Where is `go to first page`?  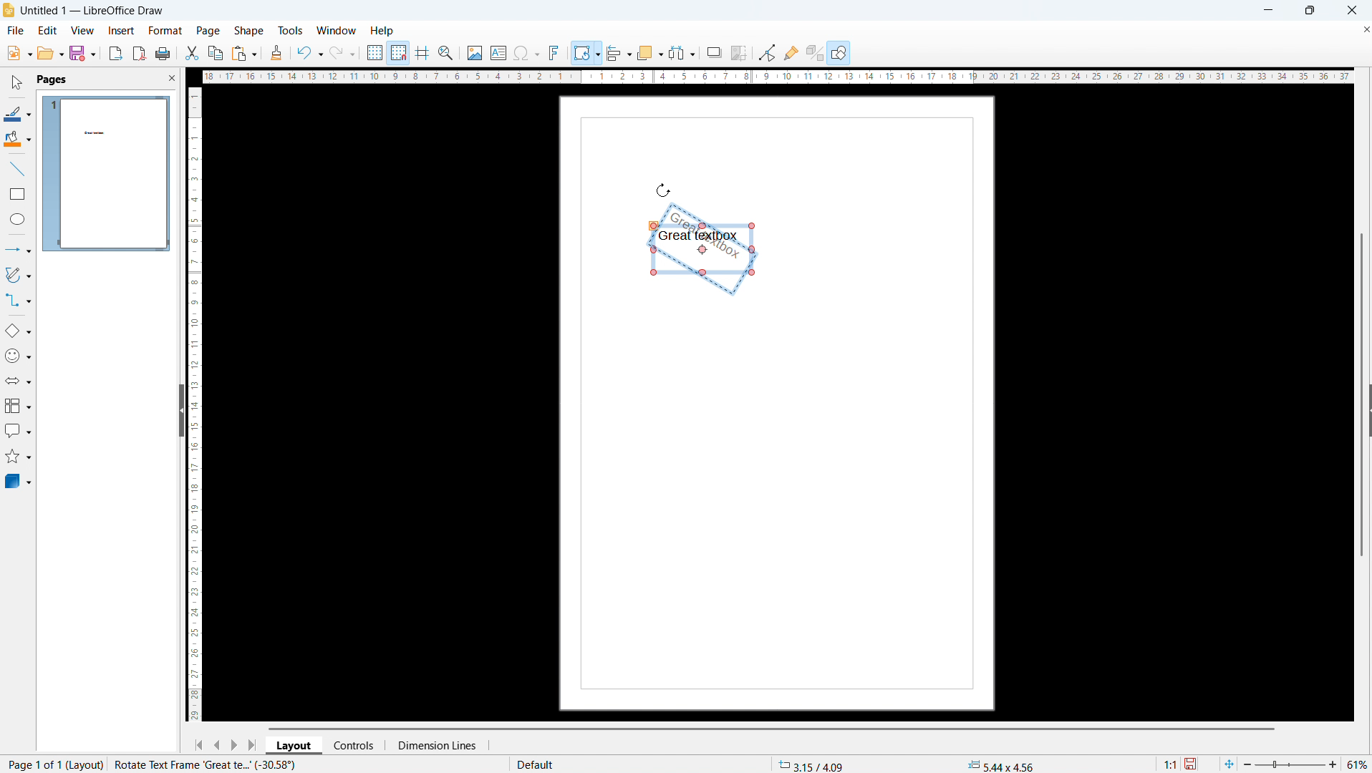 go to first page is located at coordinates (198, 745).